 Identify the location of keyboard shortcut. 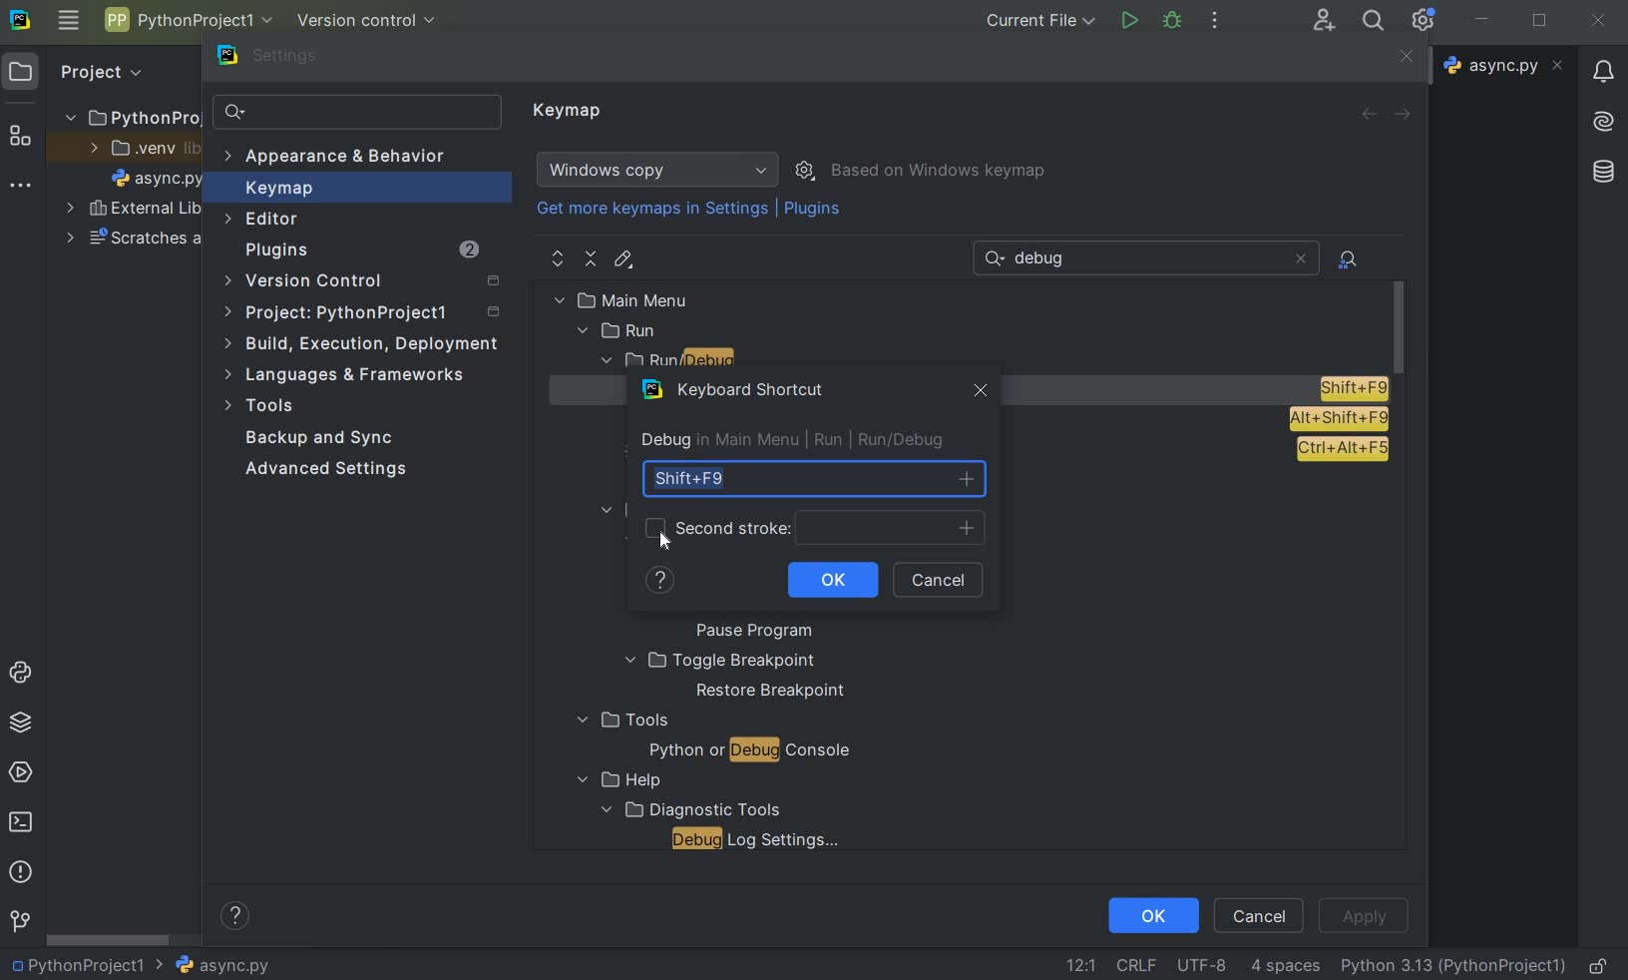
(737, 393).